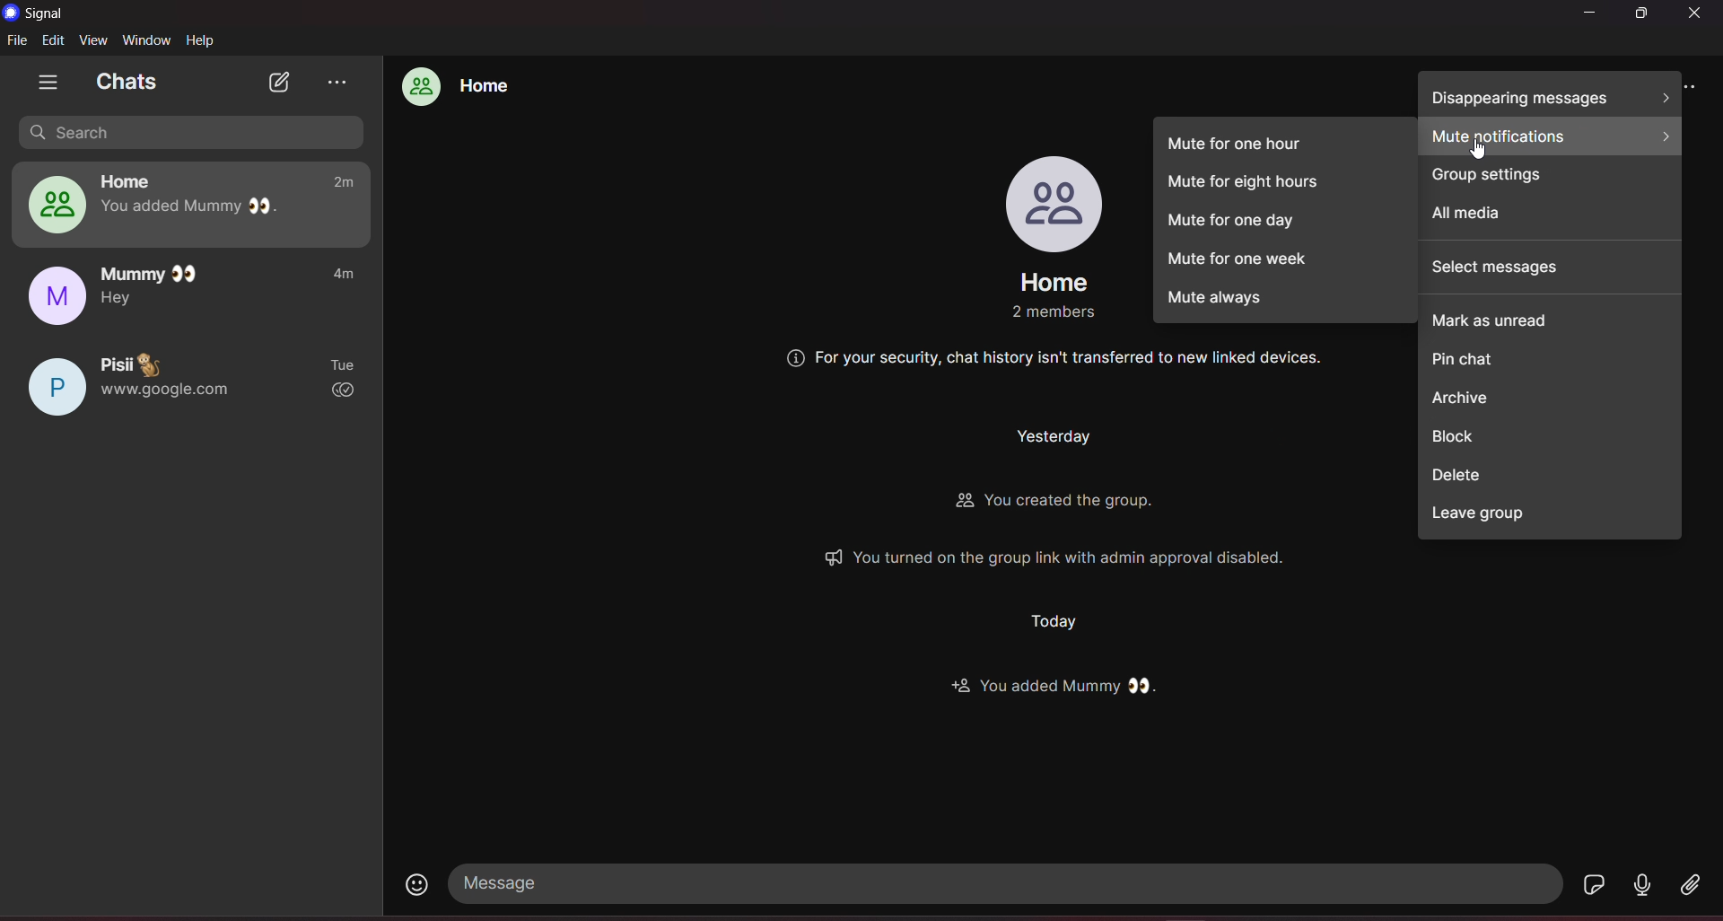  What do you see at coordinates (1052, 200) in the screenshot?
I see `profile` at bounding box center [1052, 200].